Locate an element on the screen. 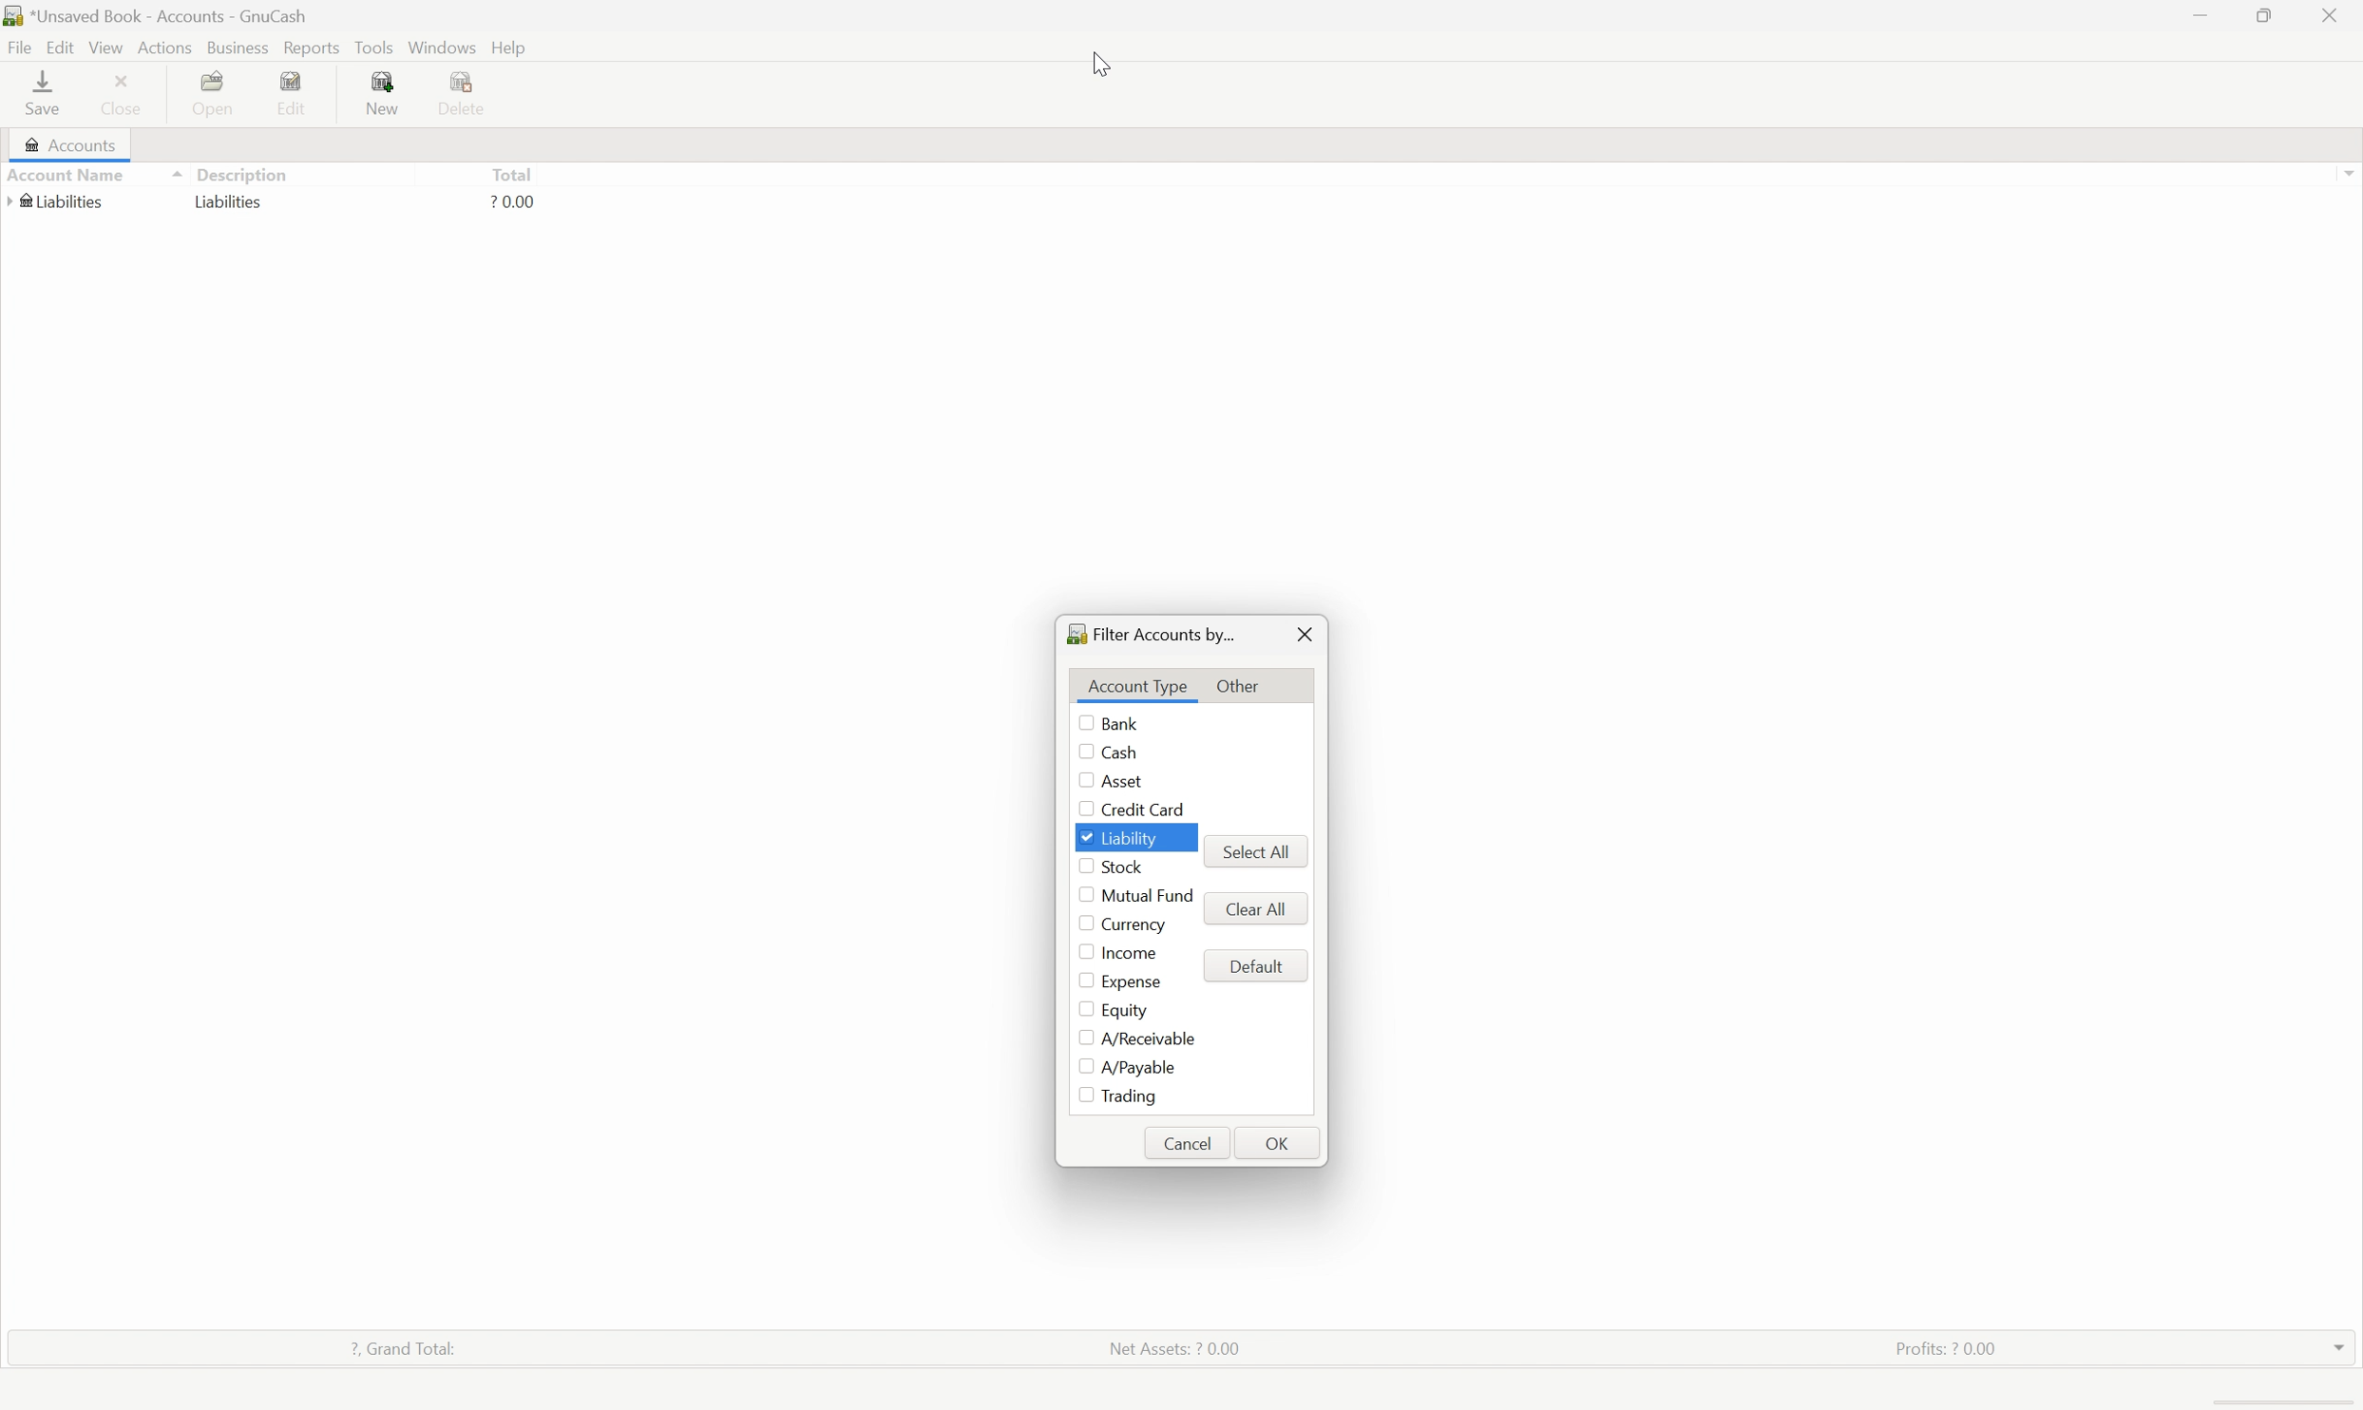  Restore down is located at coordinates (2270, 14).